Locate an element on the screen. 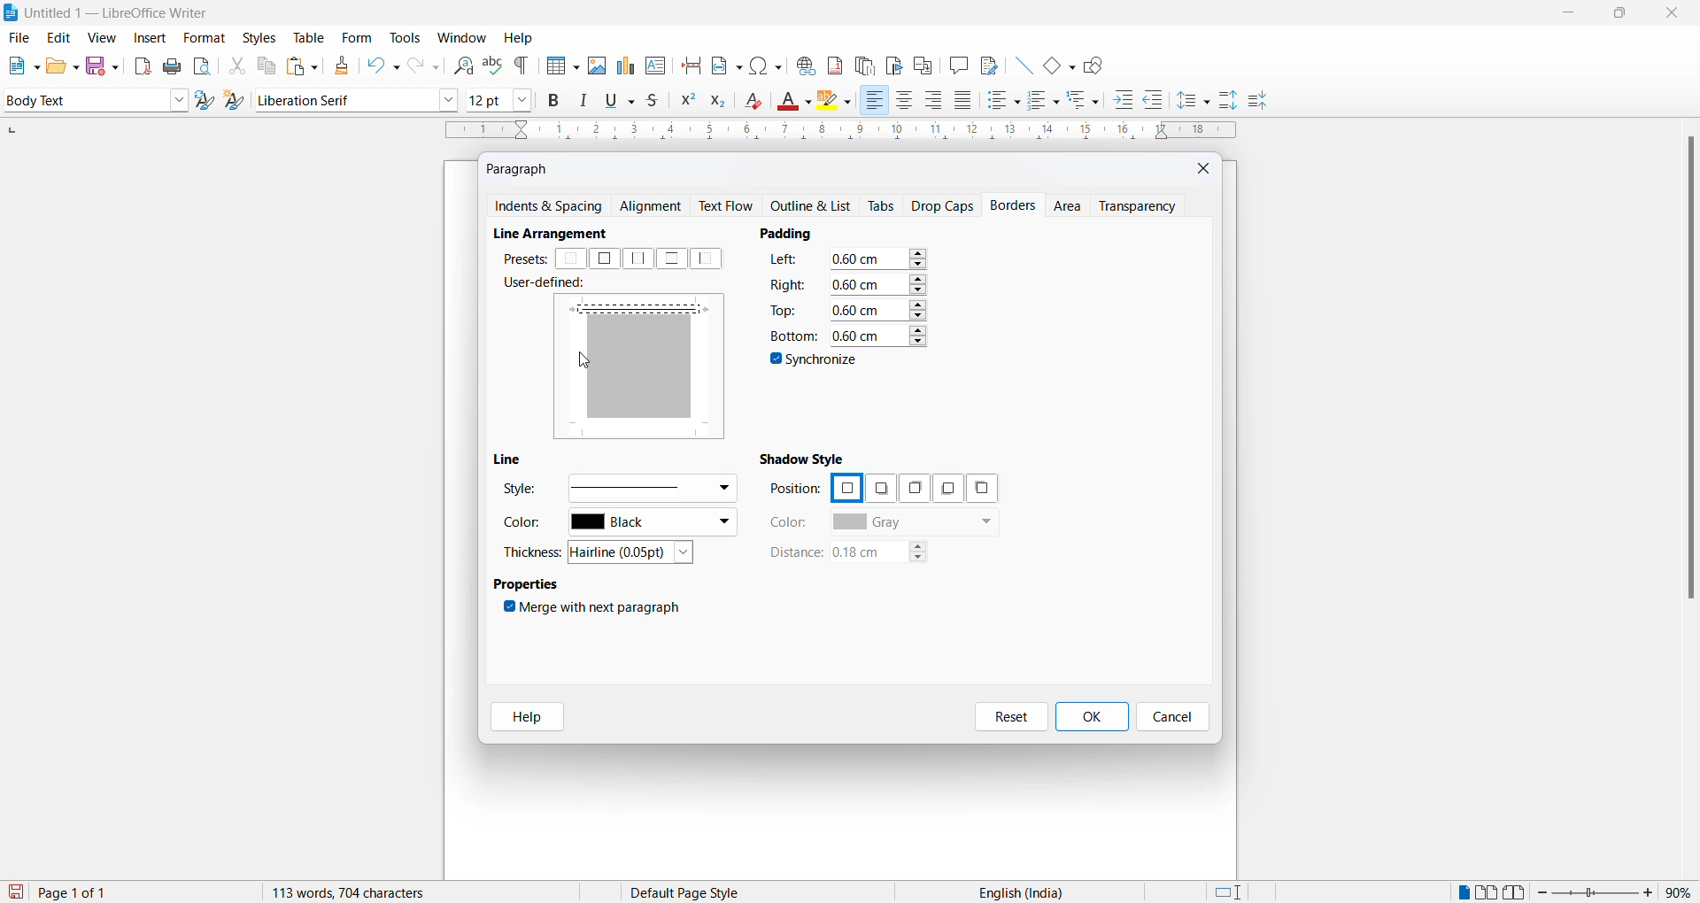 Image resolution: width=1700 pixels, height=903 pixels. paste is located at coordinates (299, 67).